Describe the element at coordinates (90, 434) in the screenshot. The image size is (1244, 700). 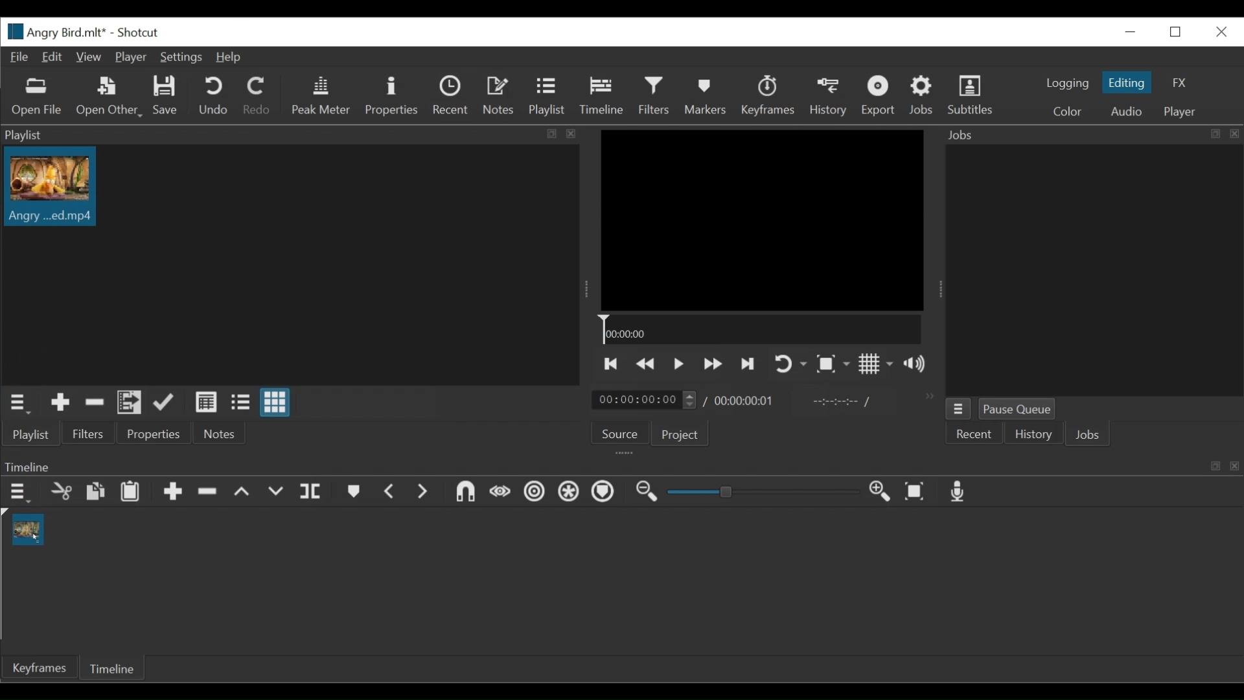
I see `Filters` at that location.